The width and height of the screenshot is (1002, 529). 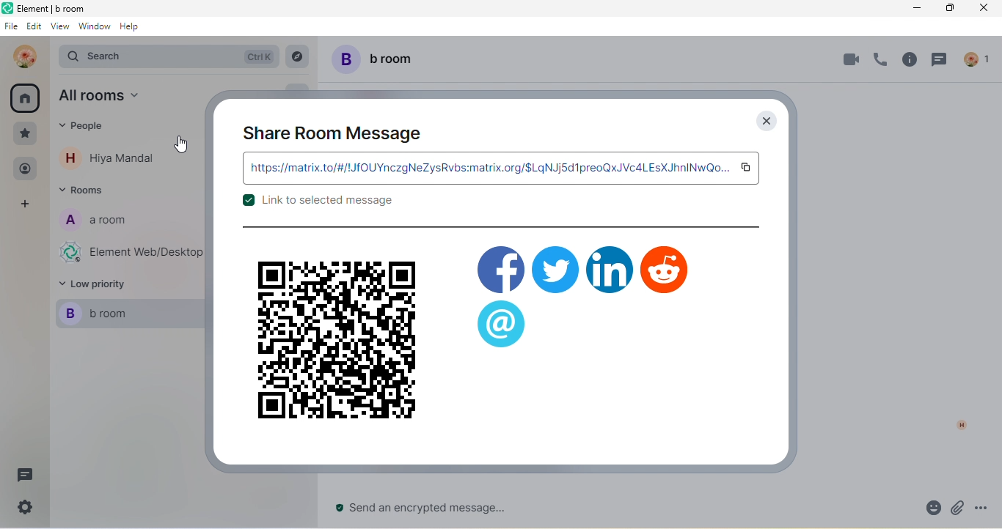 What do you see at coordinates (317, 204) in the screenshot?
I see `link to selected message` at bounding box center [317, 204].